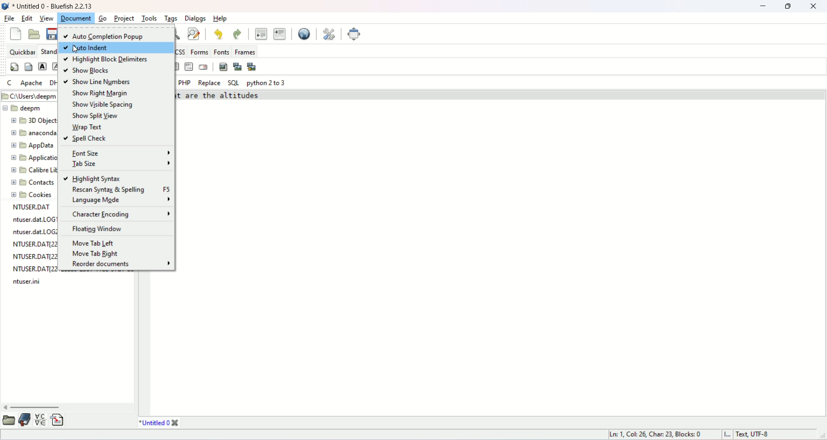 Image resolution: width=827 pixels, height=440 pixels. Describe the element at coordinates (22, 108) in the screenshot. I see `deepm` at that location.